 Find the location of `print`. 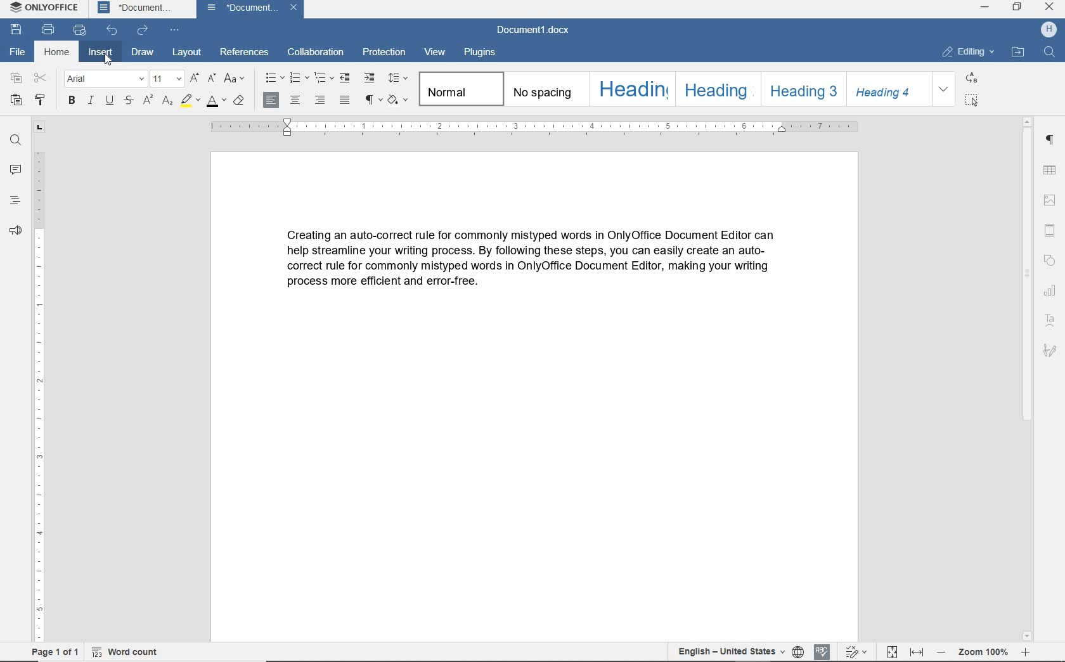

print is located at coordinates (48, 29).